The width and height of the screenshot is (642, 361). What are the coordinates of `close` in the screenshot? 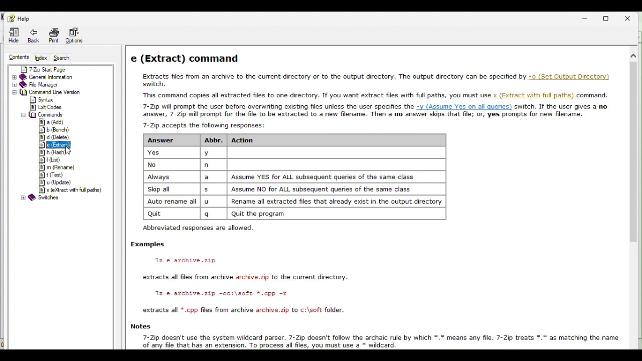 It's located at (632, 17).